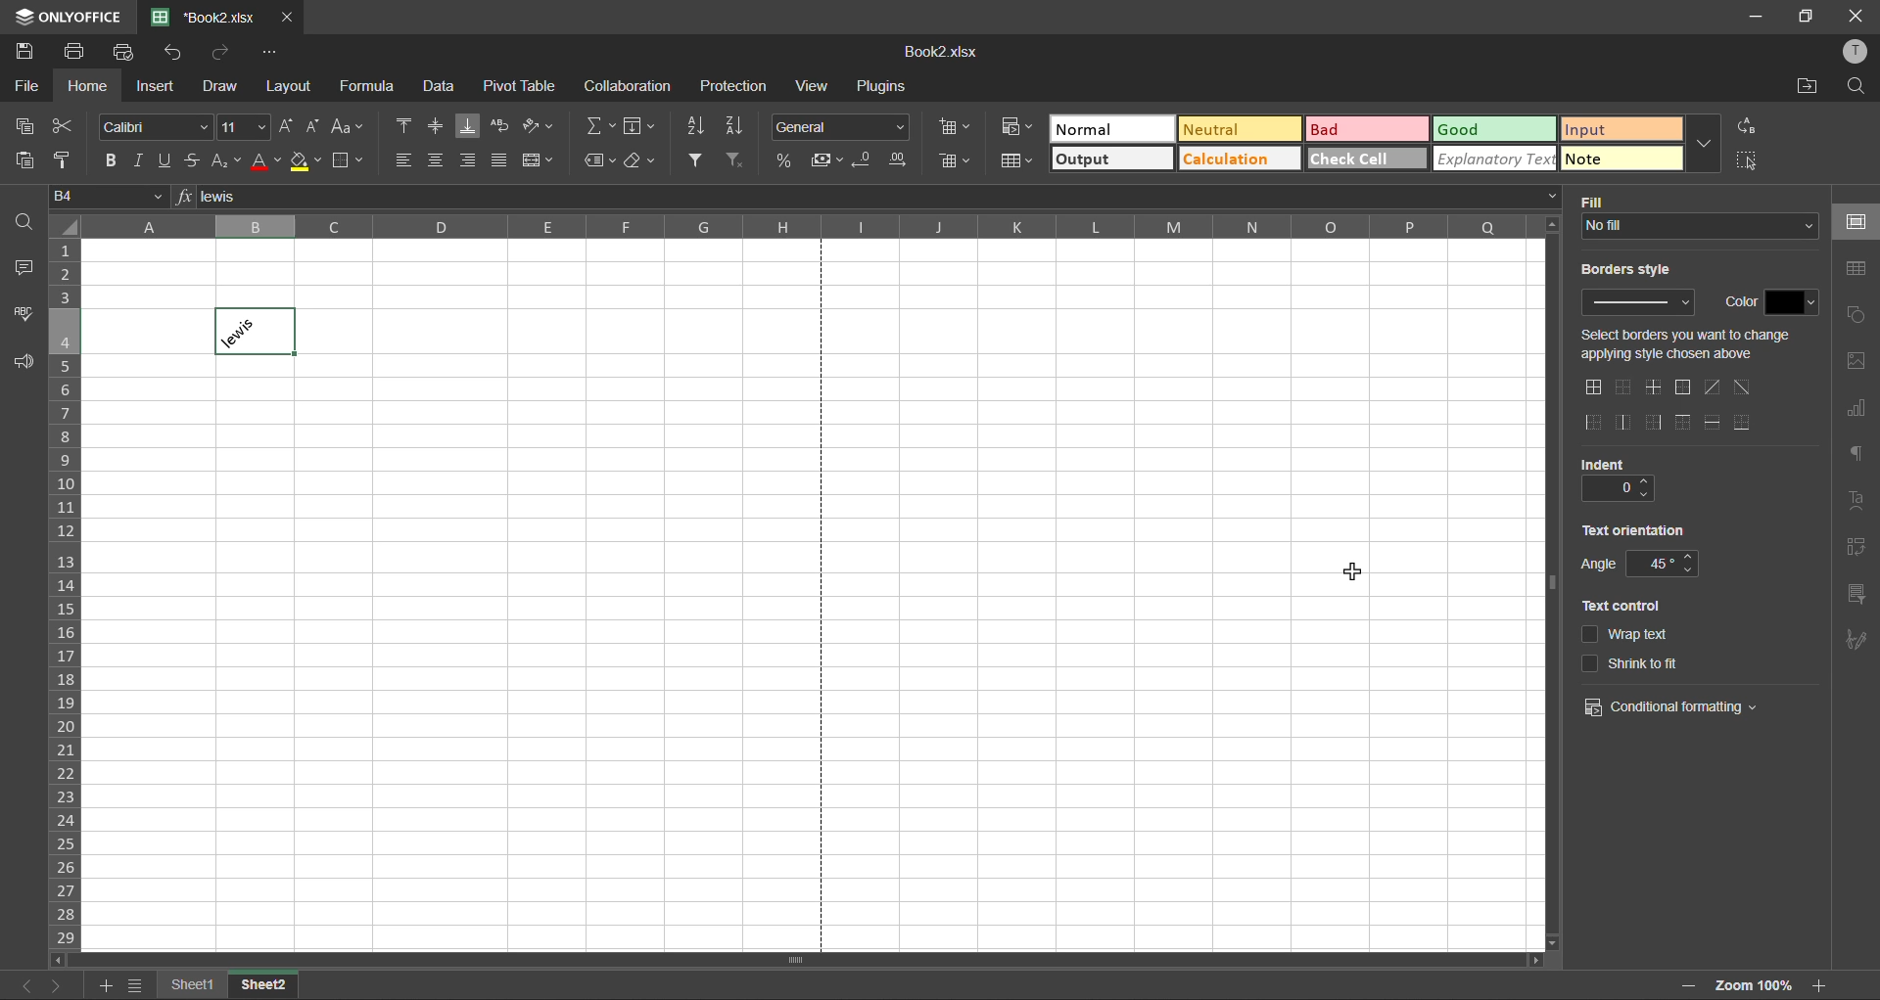  Describe the element at coordinates (537, 161) in the screenshot. I see `merge and center` at that location.